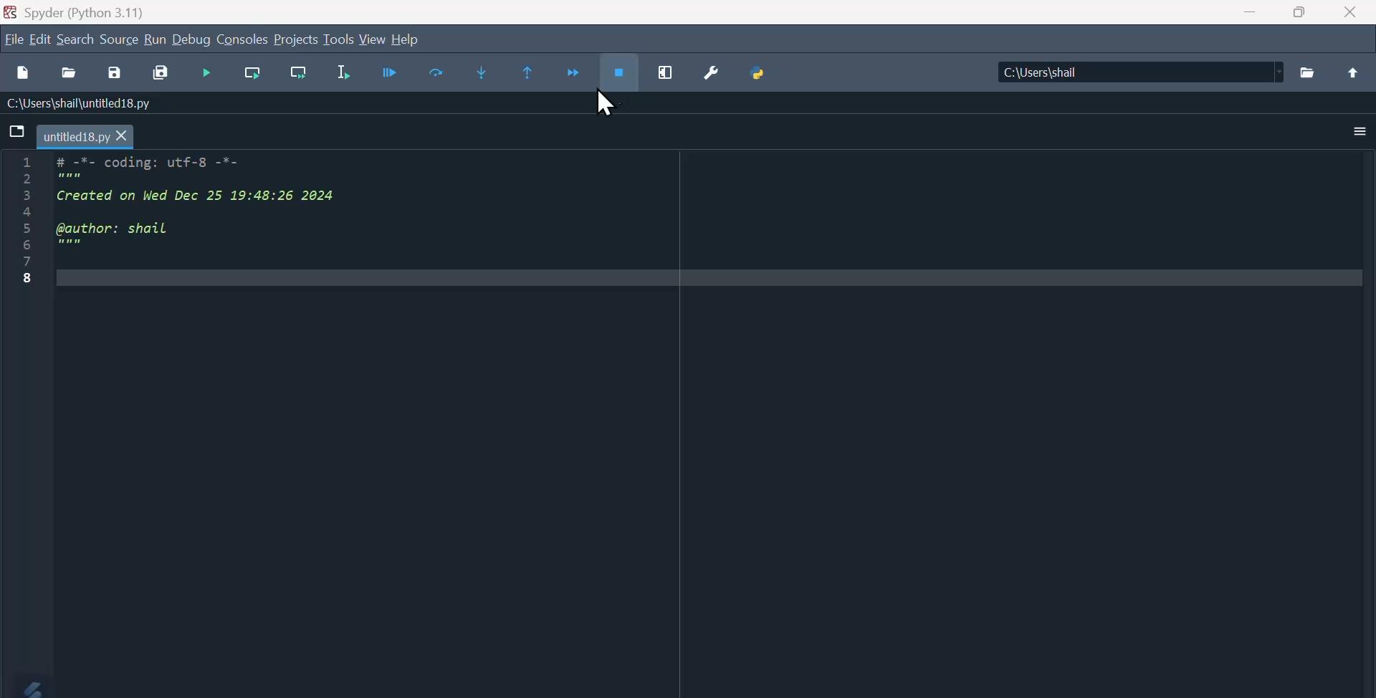 This screenshot has width=1376, height=698. I want to click on Mouse, so click(601, 106).